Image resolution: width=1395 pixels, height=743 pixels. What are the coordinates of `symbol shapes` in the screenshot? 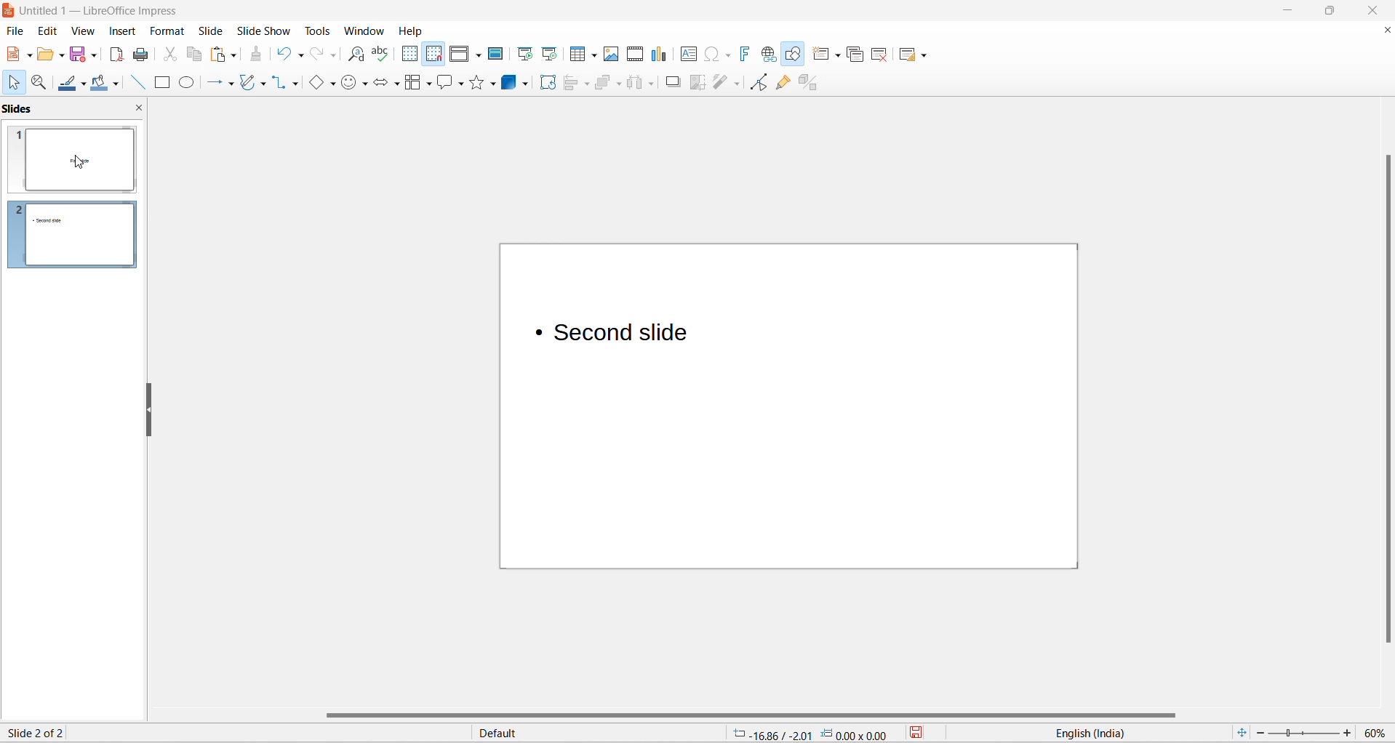 It's located at (349, 84).